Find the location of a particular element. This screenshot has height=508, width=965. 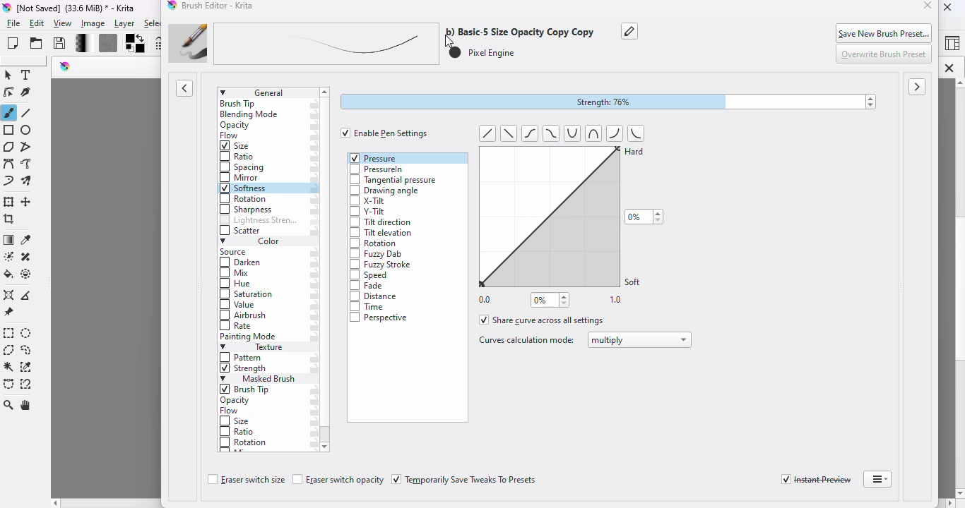

line tool is located at coordinates (28, 113).